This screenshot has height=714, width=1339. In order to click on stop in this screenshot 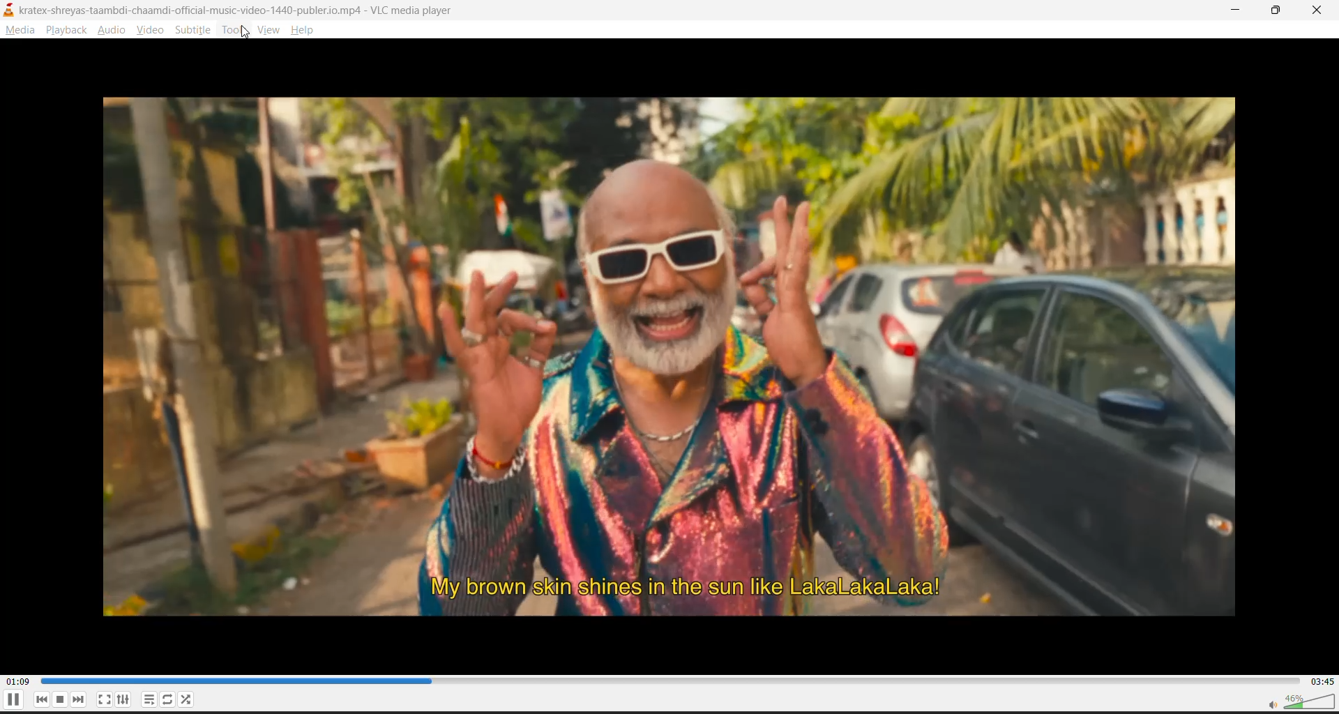, I will do `click(61, 699)`.